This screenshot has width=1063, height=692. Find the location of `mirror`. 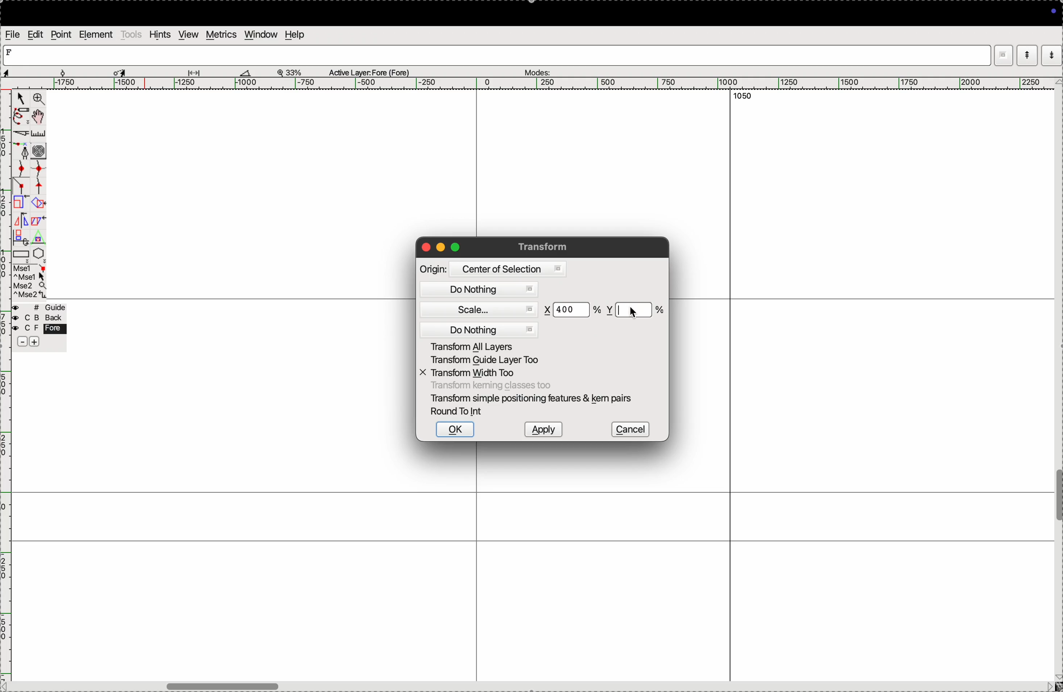

mirror is located at coordinates (29, 222).